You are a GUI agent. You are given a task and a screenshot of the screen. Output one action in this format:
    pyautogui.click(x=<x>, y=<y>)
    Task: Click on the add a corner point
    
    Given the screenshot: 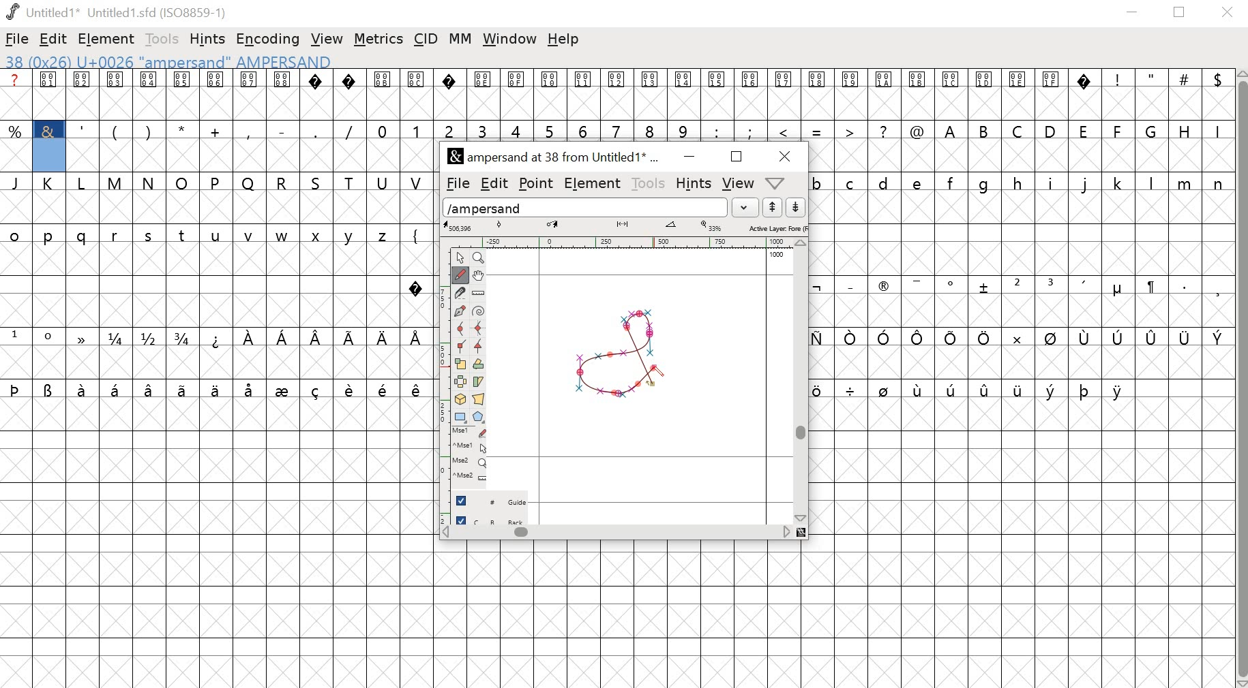 What is the action you would take?
    pyautogui.click(x=461, y=348)
    